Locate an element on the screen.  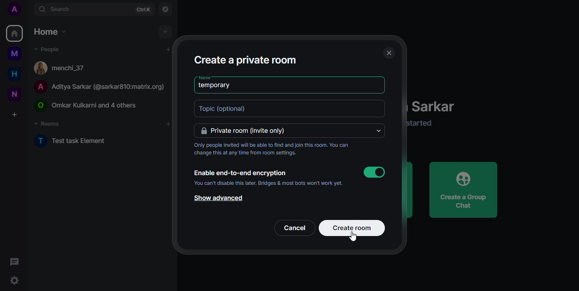
create a private room is located at coordinates (246, 60).